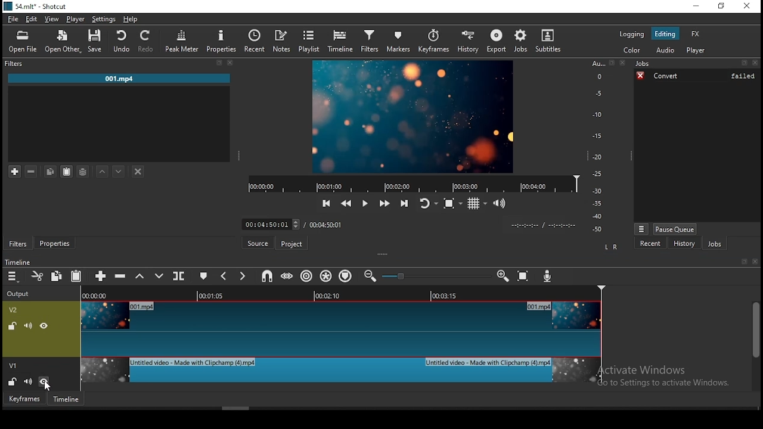  What do you see at coordinates (44, 326) in the screenshot?
I see `hide/unhide` at bounding box center [44, 326].